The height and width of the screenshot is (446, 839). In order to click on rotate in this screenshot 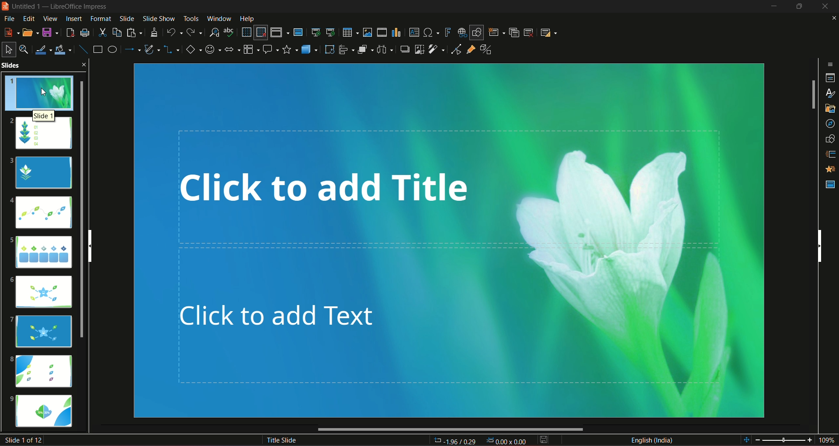, I will do `click(329, 49)`.